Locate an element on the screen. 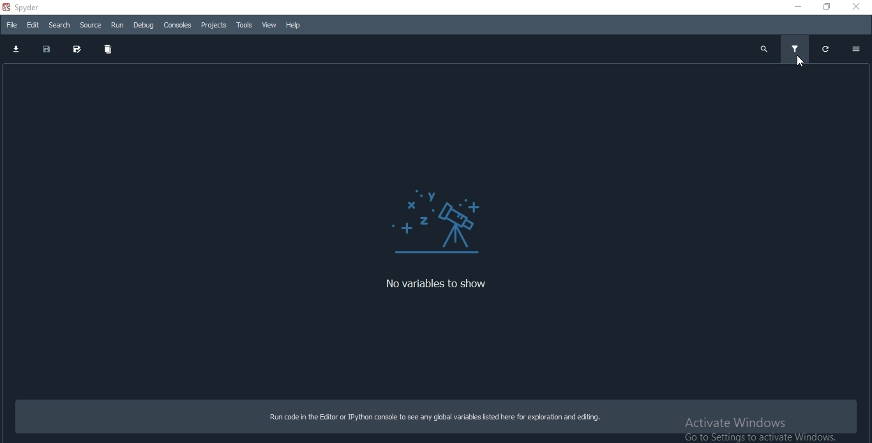  OR
+R is located at coordinates (442, 221).